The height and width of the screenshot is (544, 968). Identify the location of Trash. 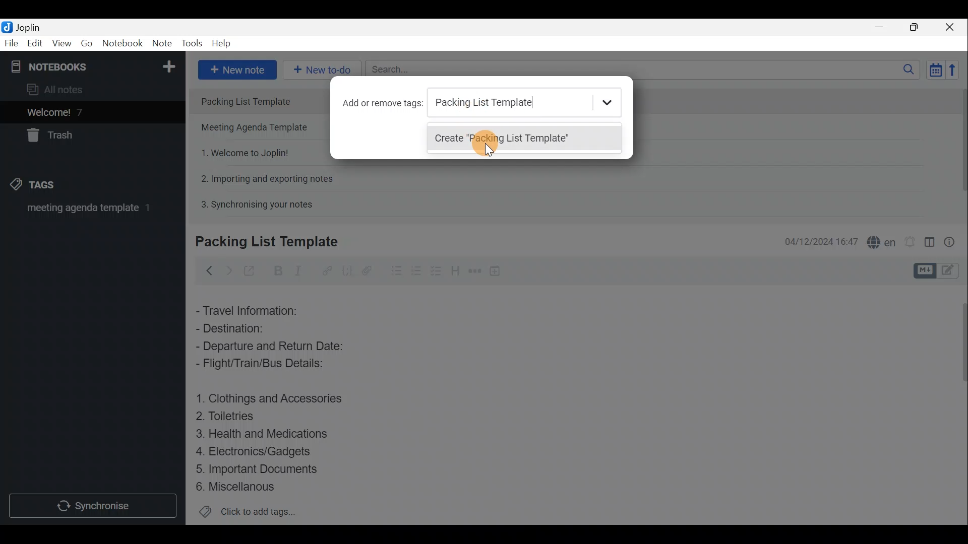
(54, 137).